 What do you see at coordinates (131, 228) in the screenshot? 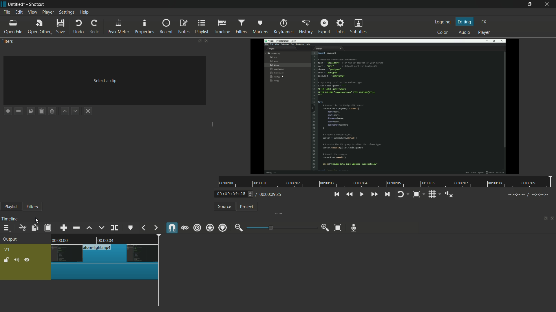
I see `create or edit marker` at bounding box center [131, 228].